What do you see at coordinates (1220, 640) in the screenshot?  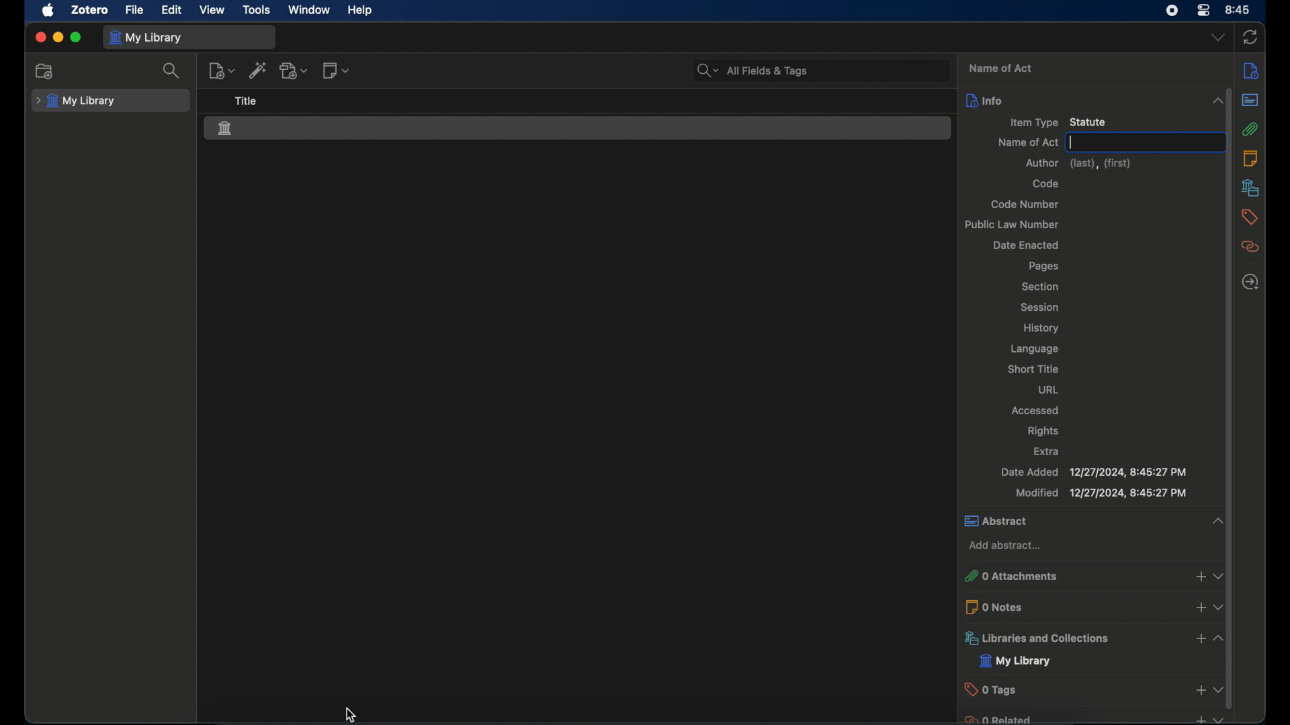 I see `collapse` at bounding box center [1220, 640].